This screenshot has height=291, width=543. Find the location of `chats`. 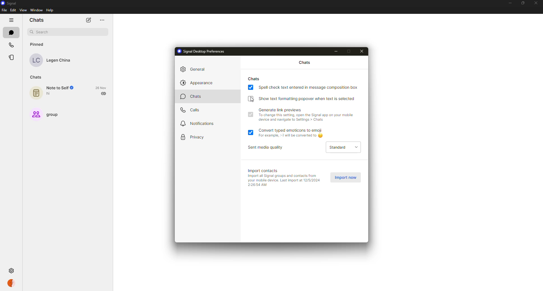

chats is located at coordinates (10, 32).